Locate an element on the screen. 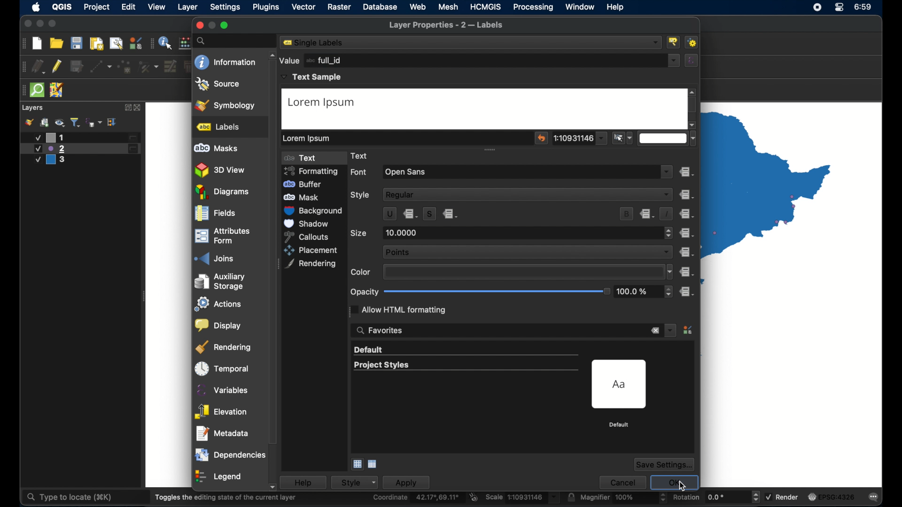 The height and width of the screenshot is (507, 902). configure project labelling tools is located at coordinates (674, 42).